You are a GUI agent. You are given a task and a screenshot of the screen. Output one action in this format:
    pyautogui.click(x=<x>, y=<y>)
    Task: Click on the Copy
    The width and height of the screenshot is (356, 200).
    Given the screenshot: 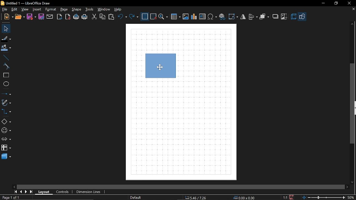 What is the action you would take?
    pyautogui.click(x=103, y=17)
    